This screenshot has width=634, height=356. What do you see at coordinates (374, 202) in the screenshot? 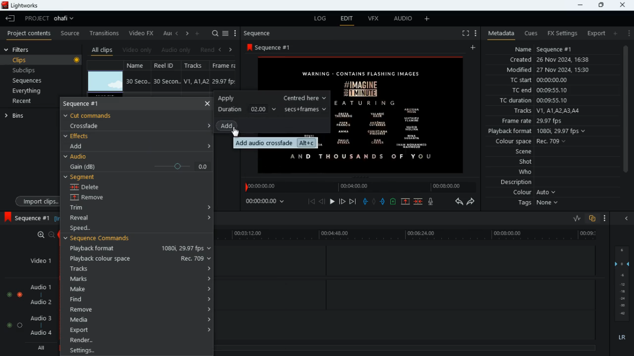
I see `hold` at bounding box center [374, 202].